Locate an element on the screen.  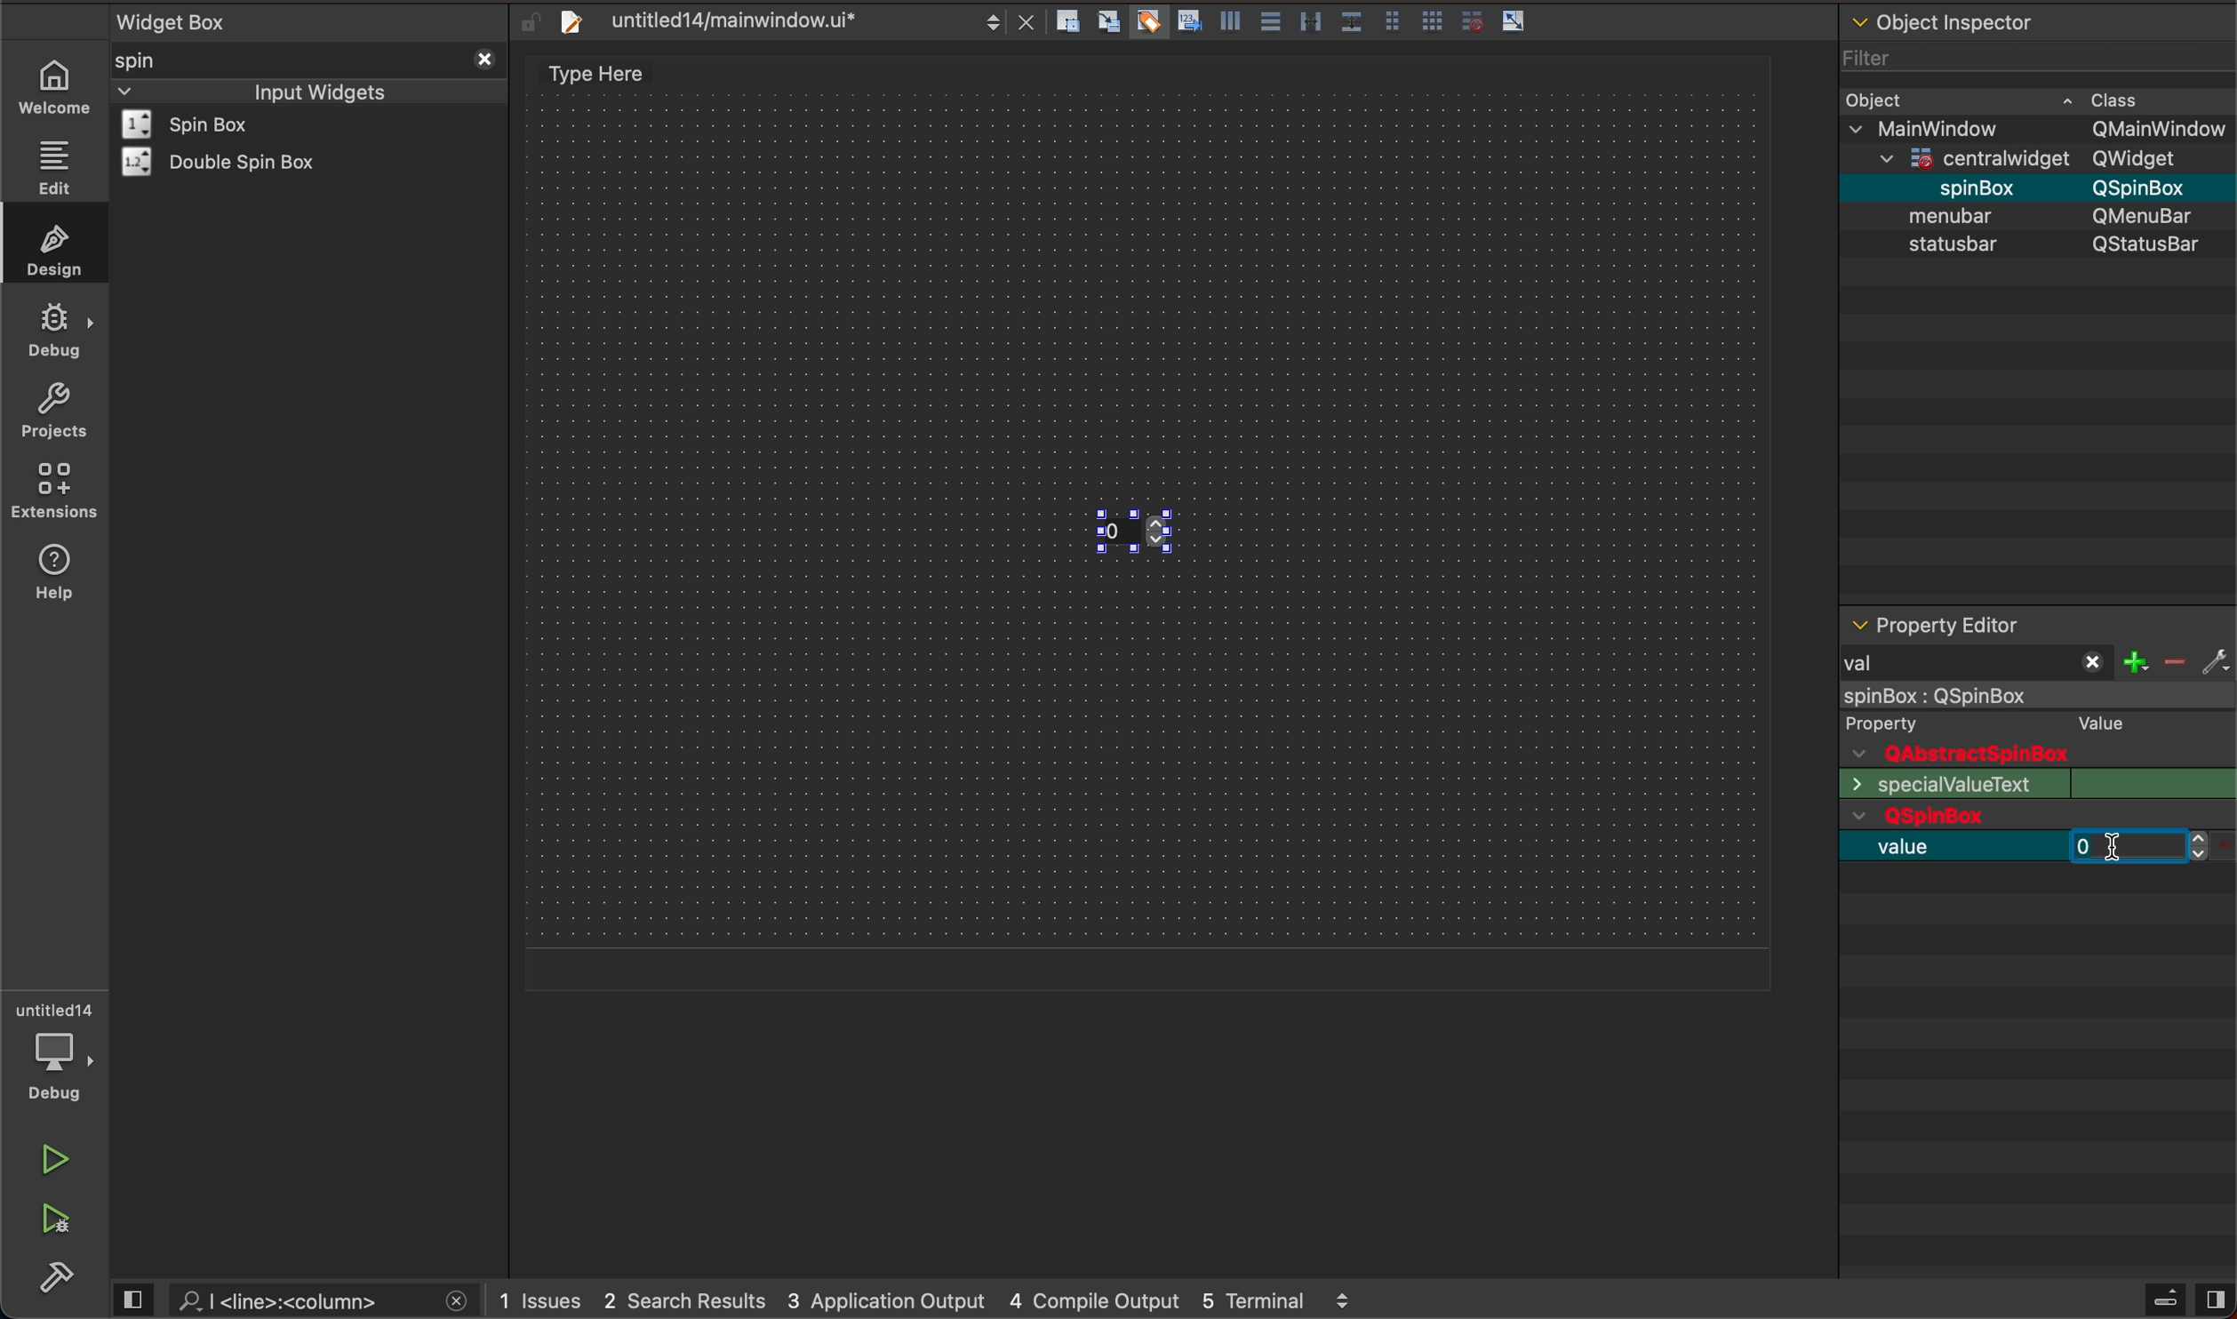
run and debug is located at coordinates (58, 1224).